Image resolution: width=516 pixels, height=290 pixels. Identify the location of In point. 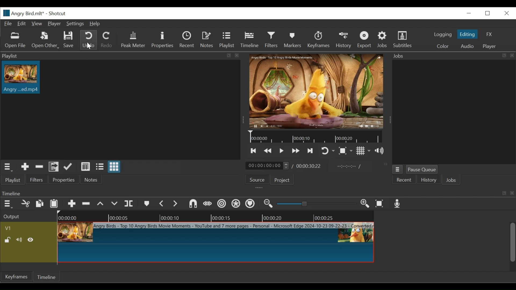
(349, 166).